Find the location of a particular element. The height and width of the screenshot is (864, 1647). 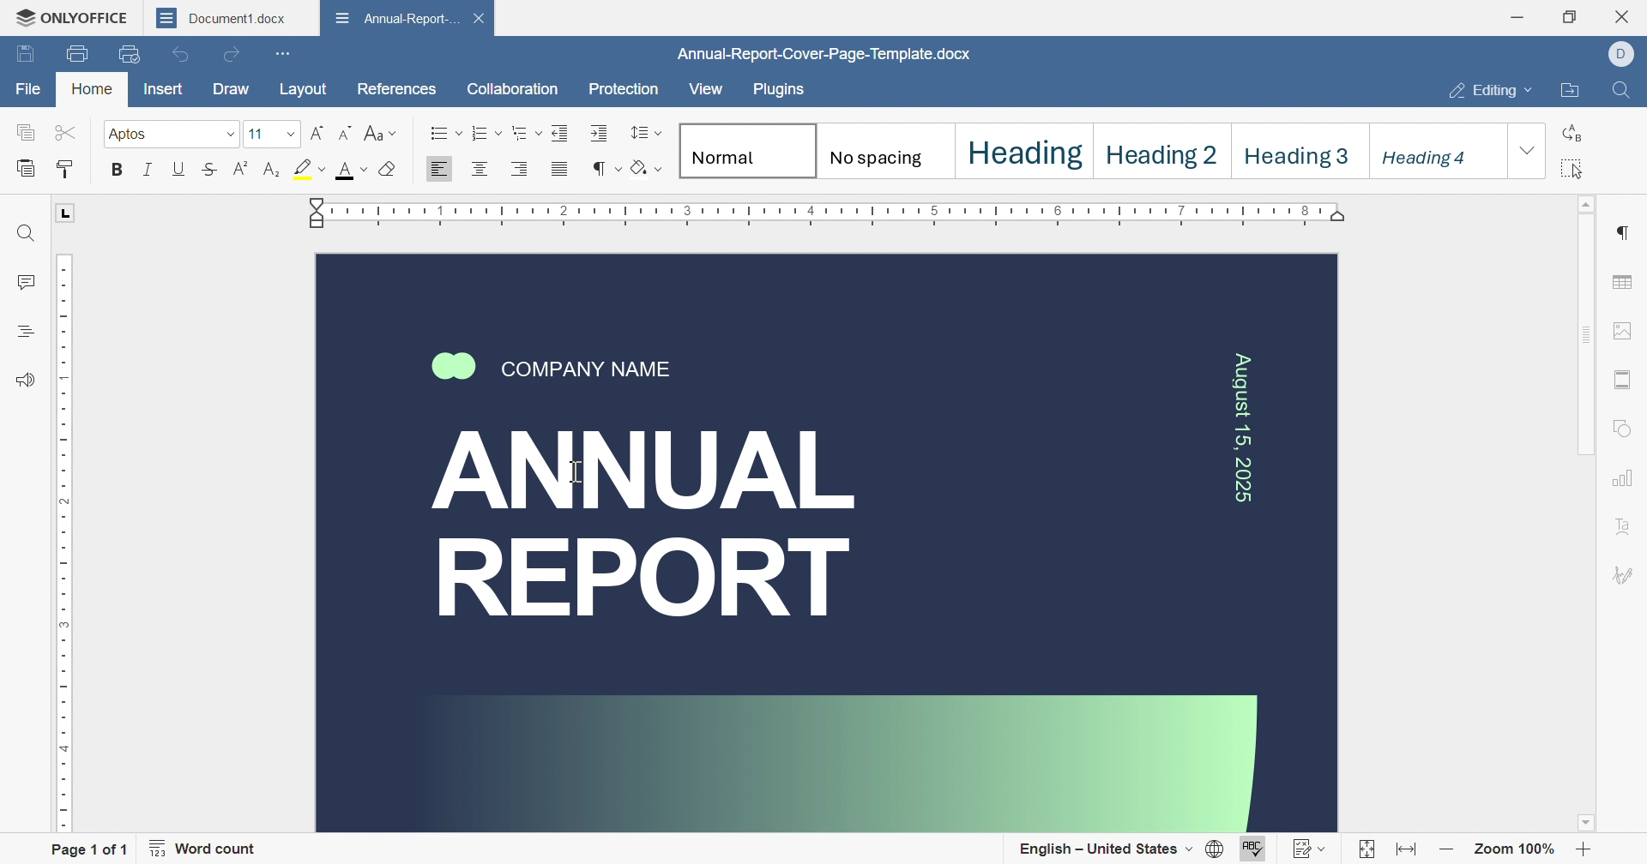

cut is located at coordinates (68, 134).